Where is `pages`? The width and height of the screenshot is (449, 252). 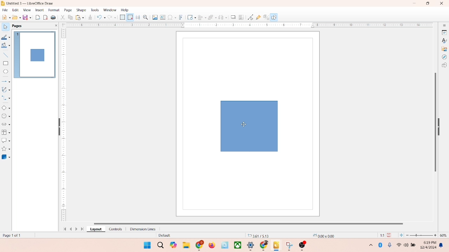
pages is located at coordinates (16, 25).